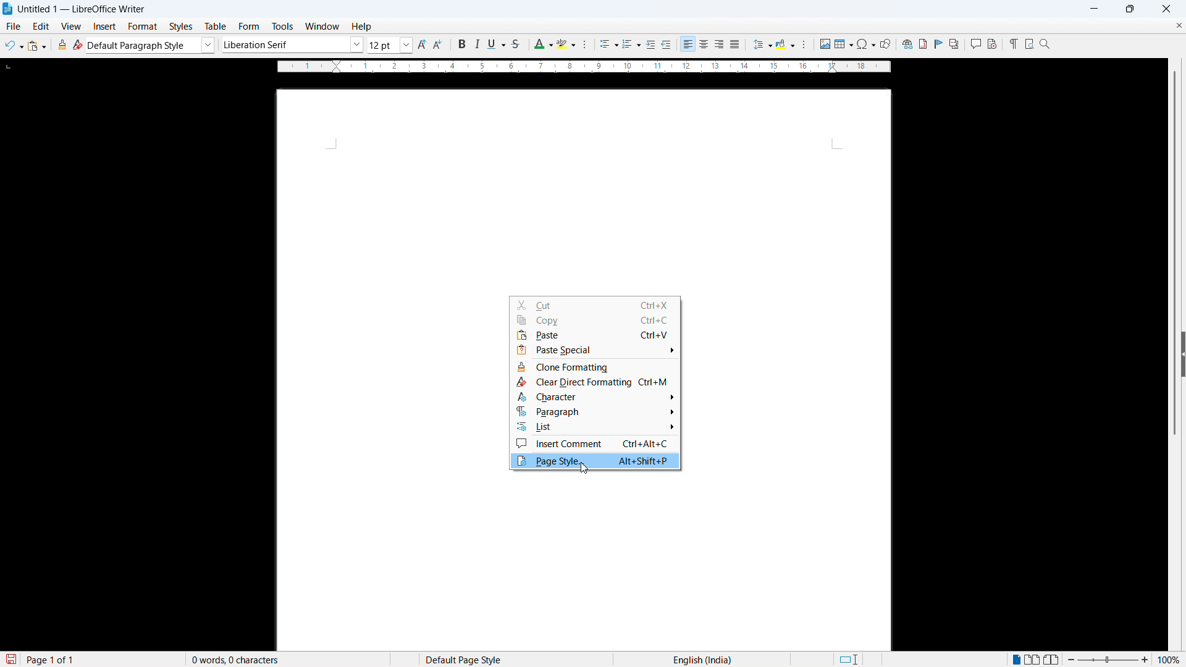 The height and width of the screenshot is (667, 1186). Describe the element at coordinates (1176, 254) in the screenshot. I see `Scroll bar ` at that location.